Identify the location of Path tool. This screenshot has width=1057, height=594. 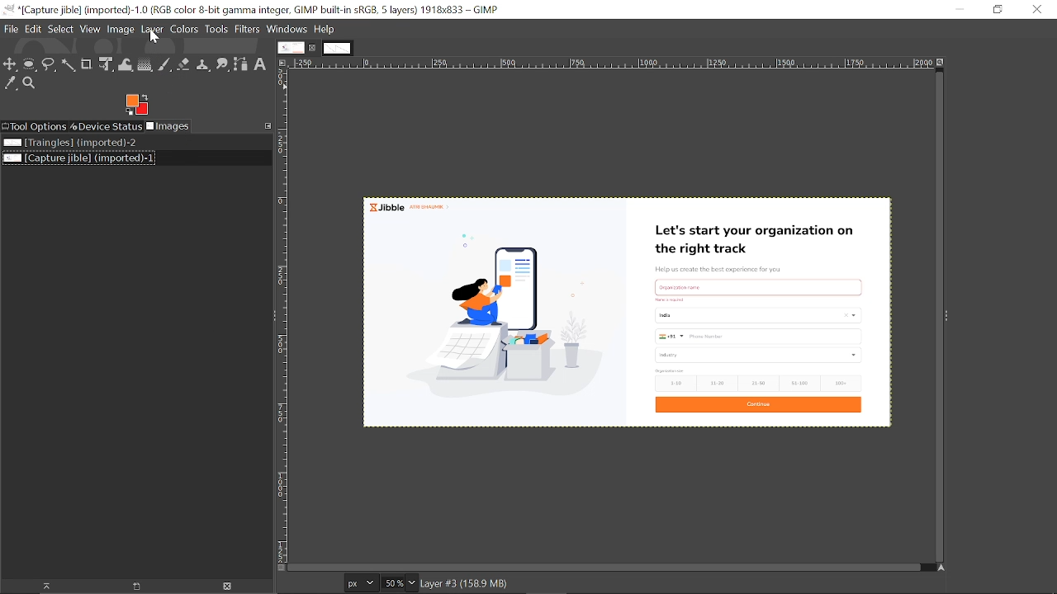
(242, 66).